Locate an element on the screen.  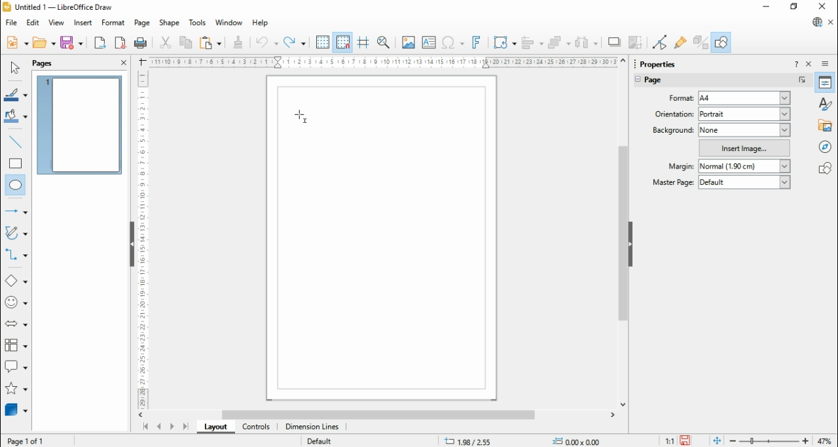
background is located at coordinates (672, 129).